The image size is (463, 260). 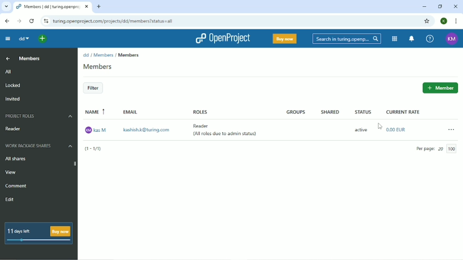 What do you see at coordinates (443, 21) in the screenshot?
I see `Account` at bounding box center [443, 21].